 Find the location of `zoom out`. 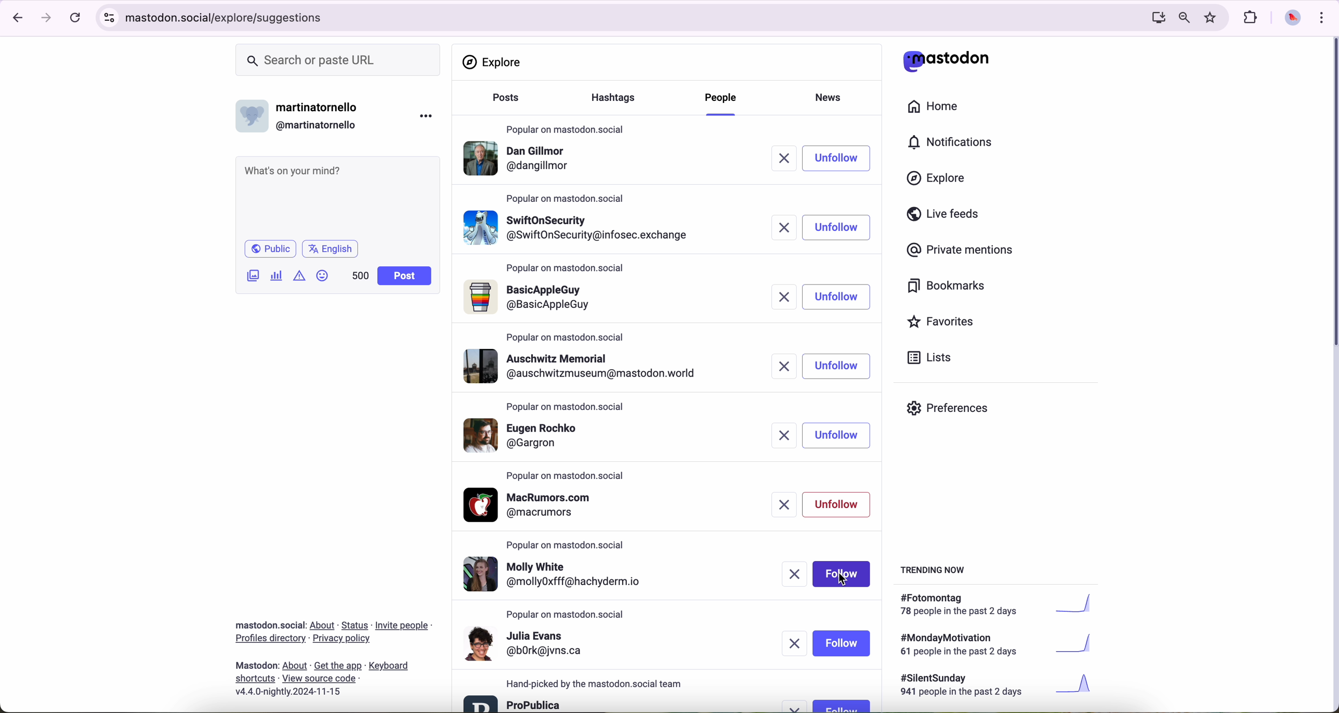

zoom out is located at coordinates (1183, 17).